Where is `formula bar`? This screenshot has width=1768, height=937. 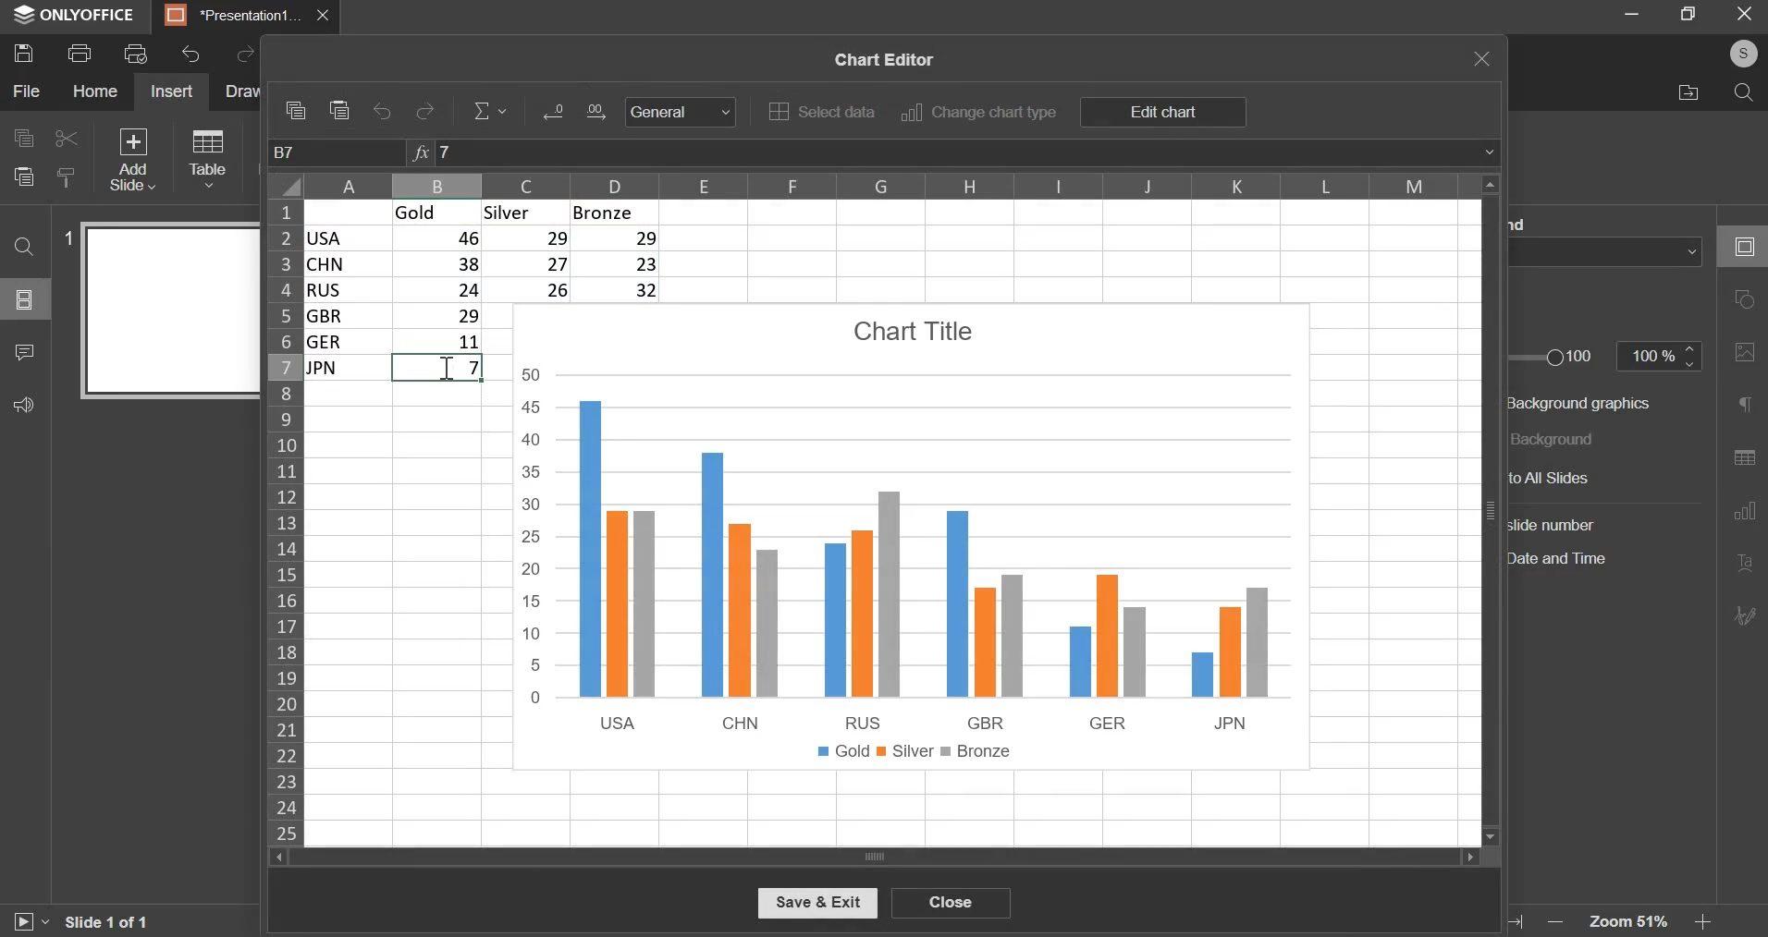
formula bar is located at coordinates (957, 152).